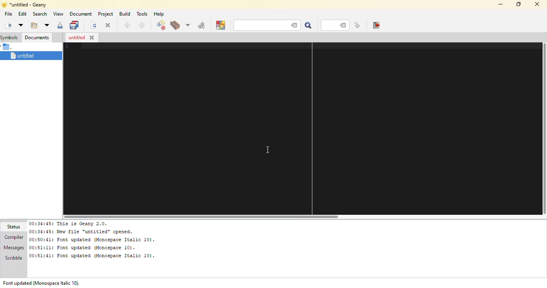  Describe the element at coordinates (32, 4) in the screenshot. I see `*untitled - geany` at that location.